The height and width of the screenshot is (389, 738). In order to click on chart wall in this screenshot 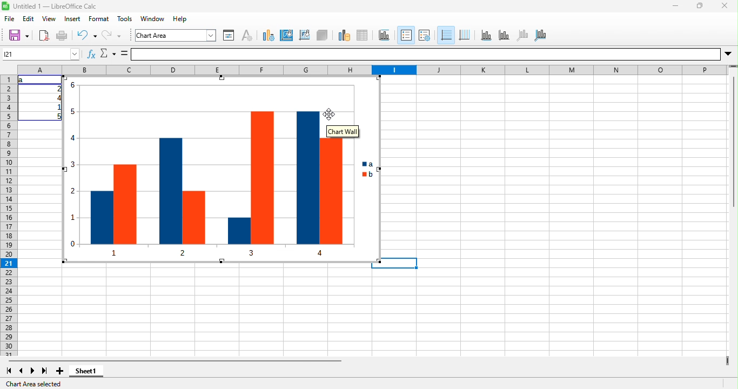, I will do `click(343, 131)`.